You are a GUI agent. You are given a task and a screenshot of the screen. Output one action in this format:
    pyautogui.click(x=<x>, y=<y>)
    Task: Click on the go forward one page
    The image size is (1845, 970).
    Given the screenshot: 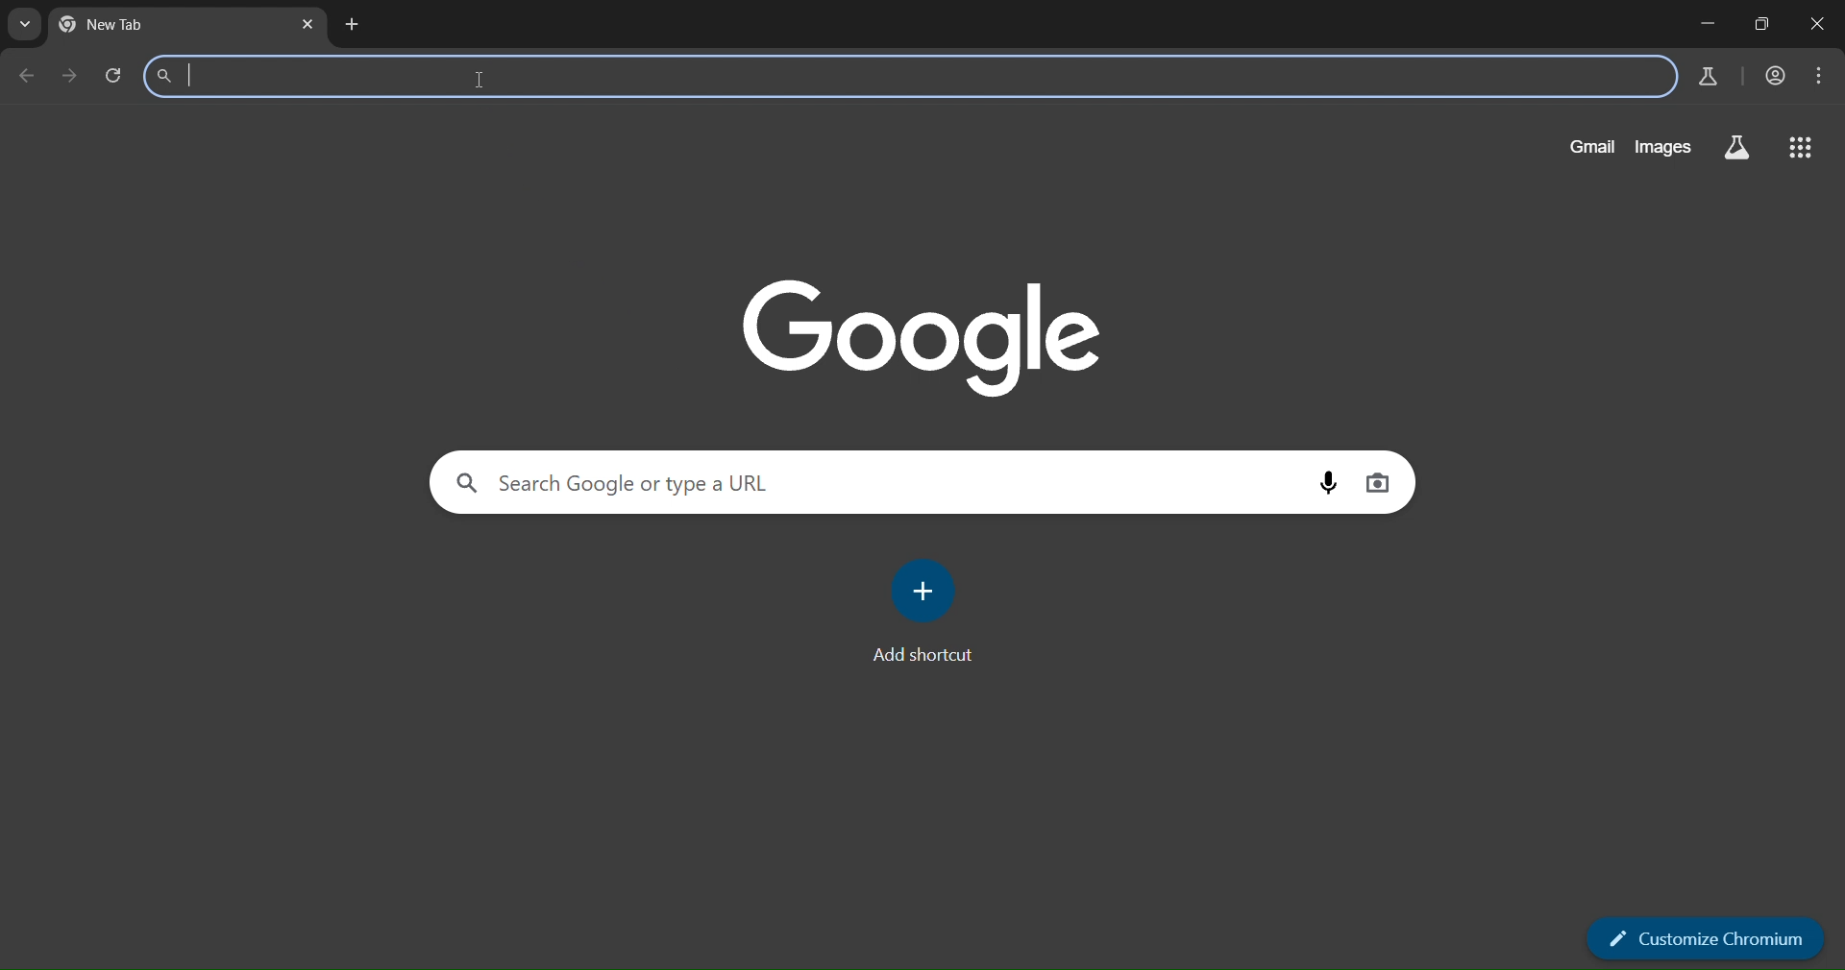 What is the action you would take?
    pyautogui.click(x=72, y=80)
    